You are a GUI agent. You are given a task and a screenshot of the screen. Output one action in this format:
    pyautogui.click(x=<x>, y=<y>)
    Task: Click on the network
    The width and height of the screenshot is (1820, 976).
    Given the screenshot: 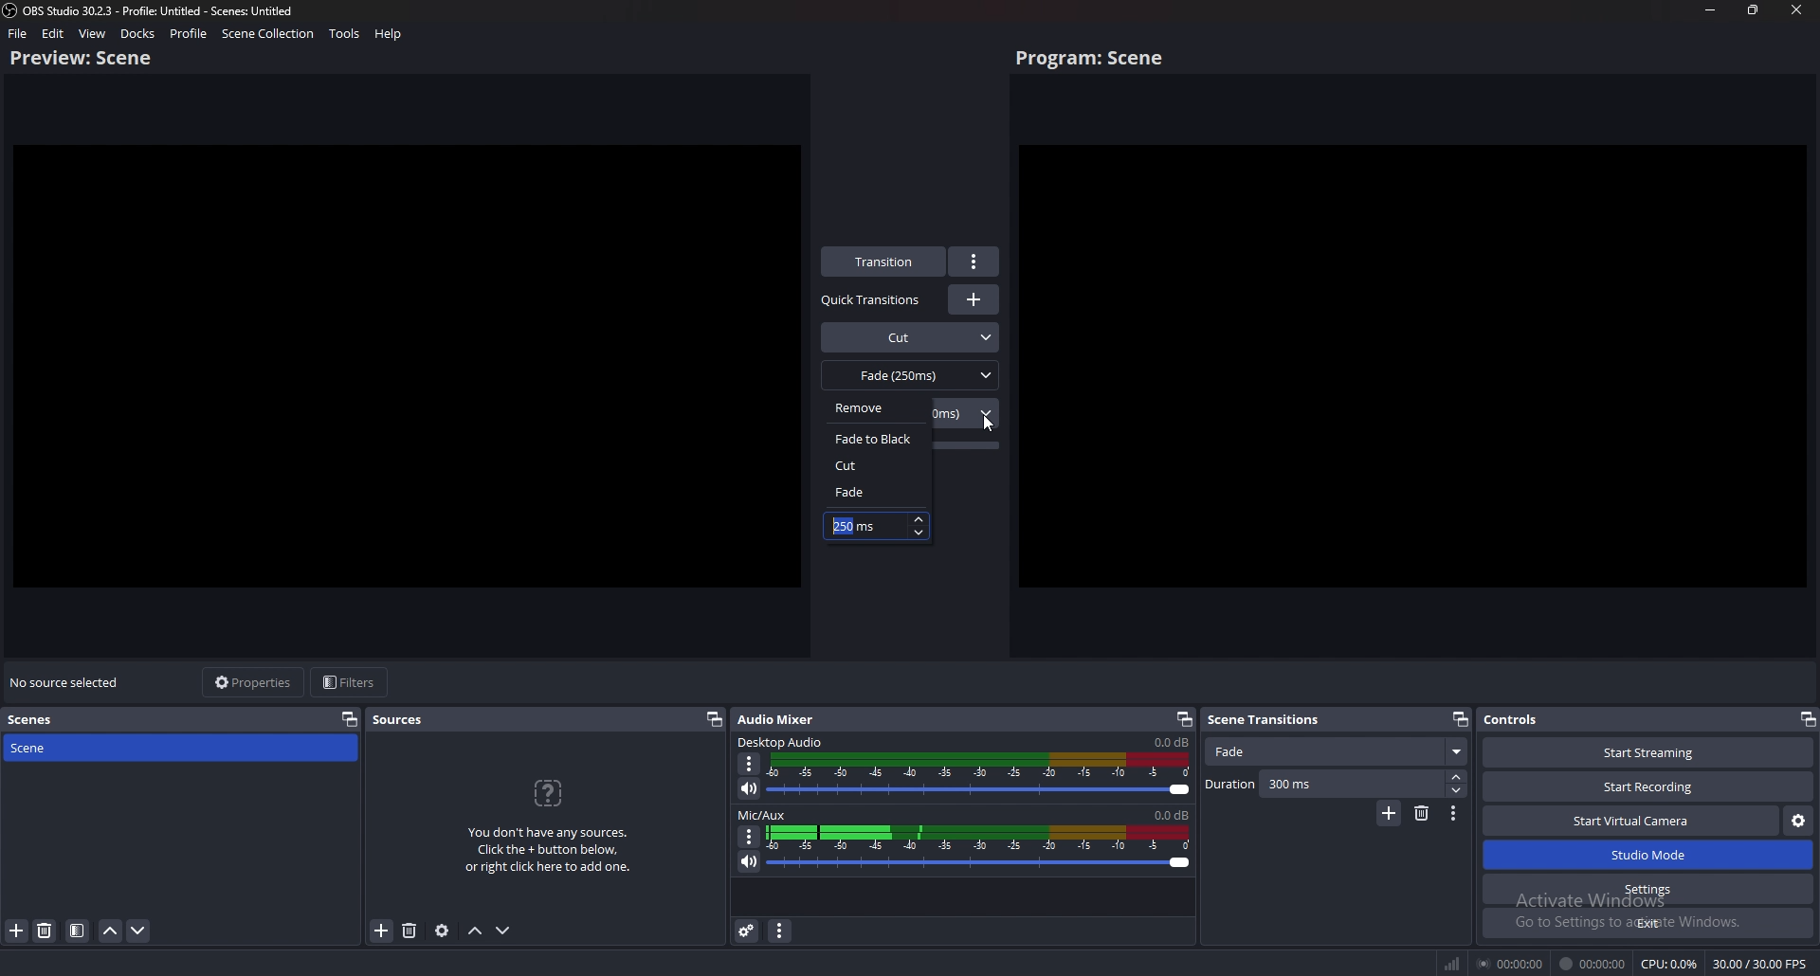 What is the action you would take?
    pyautogui.click(x=1449, y=964)
    